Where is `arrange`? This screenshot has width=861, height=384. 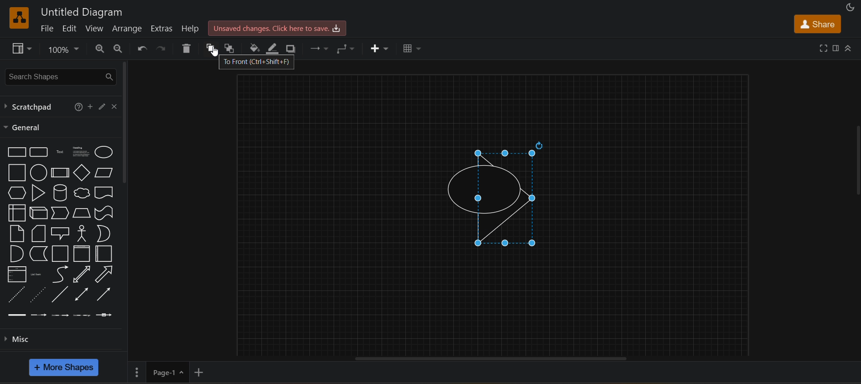
arrange is located at coordinates (128, 29).